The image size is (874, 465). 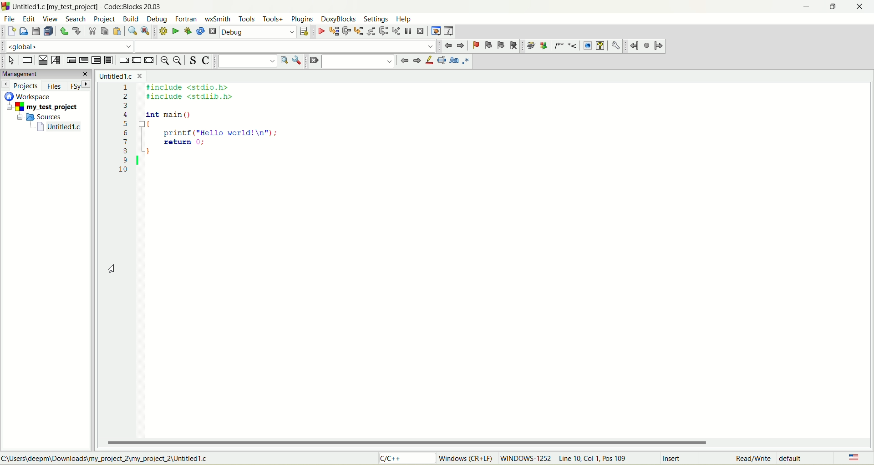 What do you see at coordinates (176, 30) in the screenshot?
I see `run` at bounding box center [176, 30].